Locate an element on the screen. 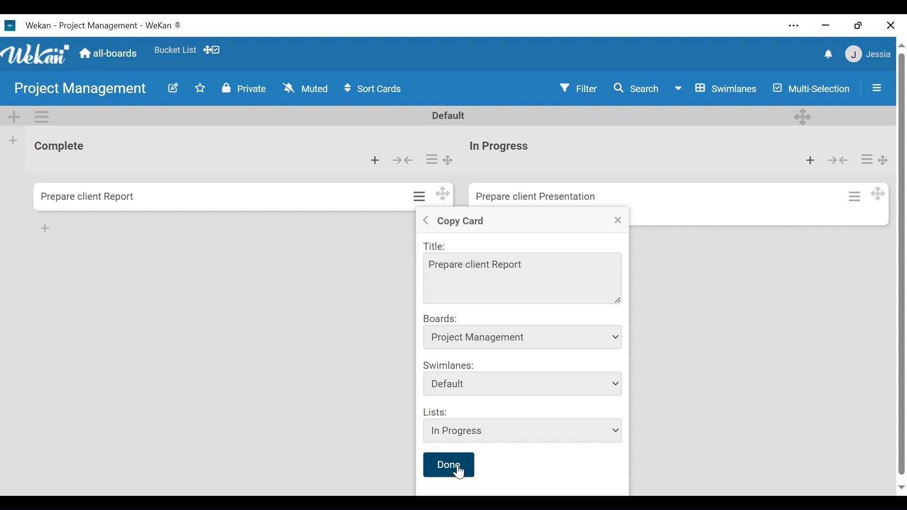  Toggle favorites is located at coordinates (200, 88).